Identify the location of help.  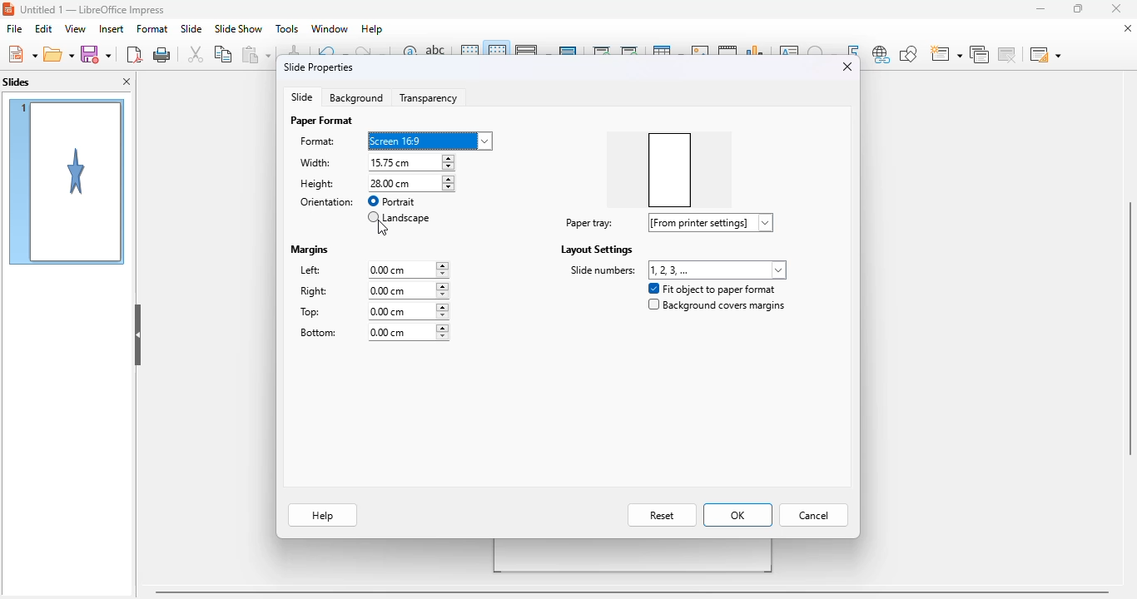
(372, 29).